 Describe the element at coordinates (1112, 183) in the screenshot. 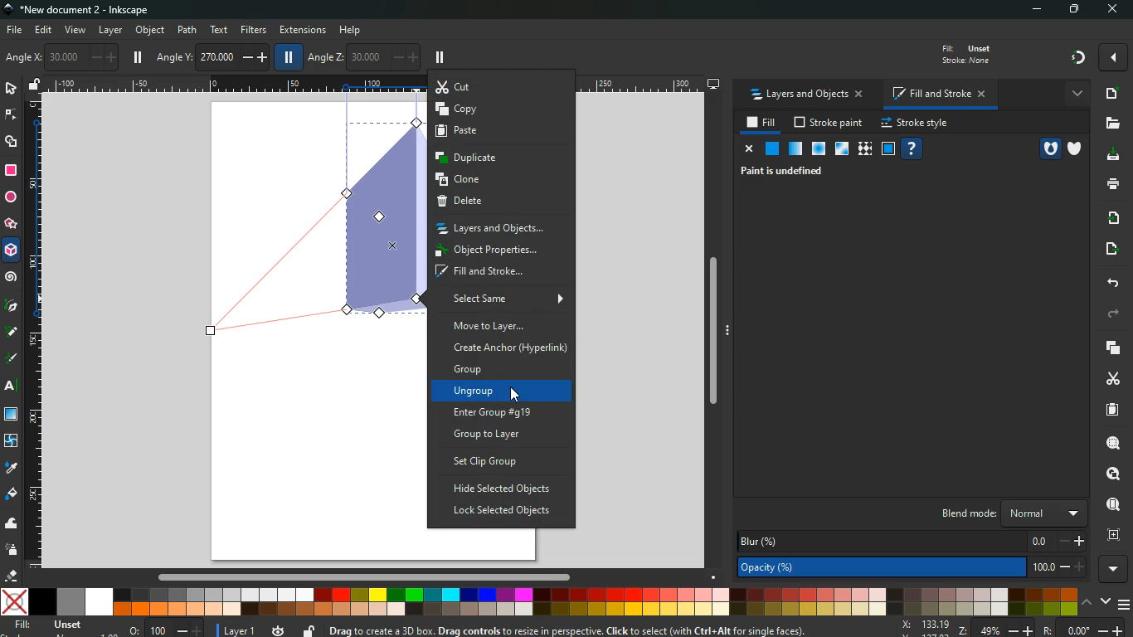

I see `print` at that location.